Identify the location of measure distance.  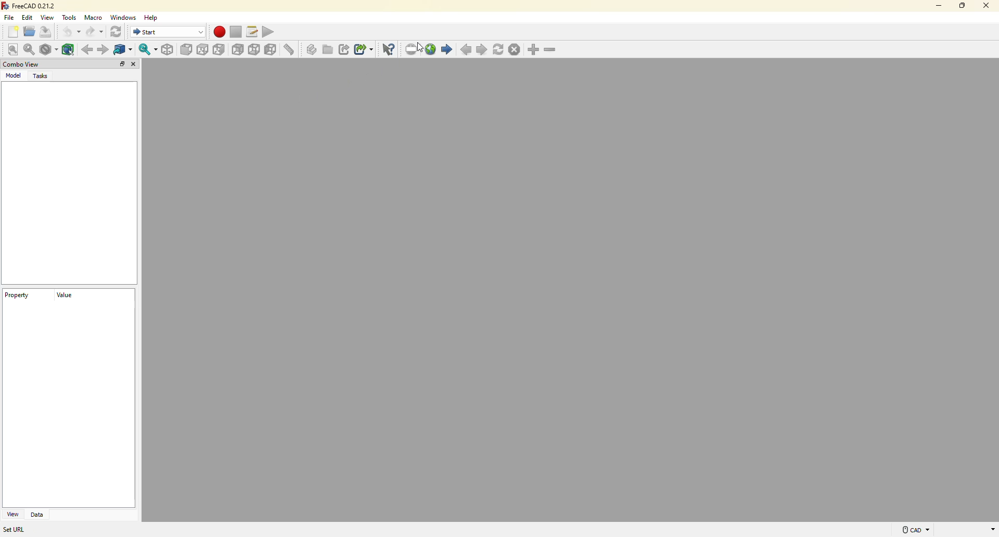
(291, 50).